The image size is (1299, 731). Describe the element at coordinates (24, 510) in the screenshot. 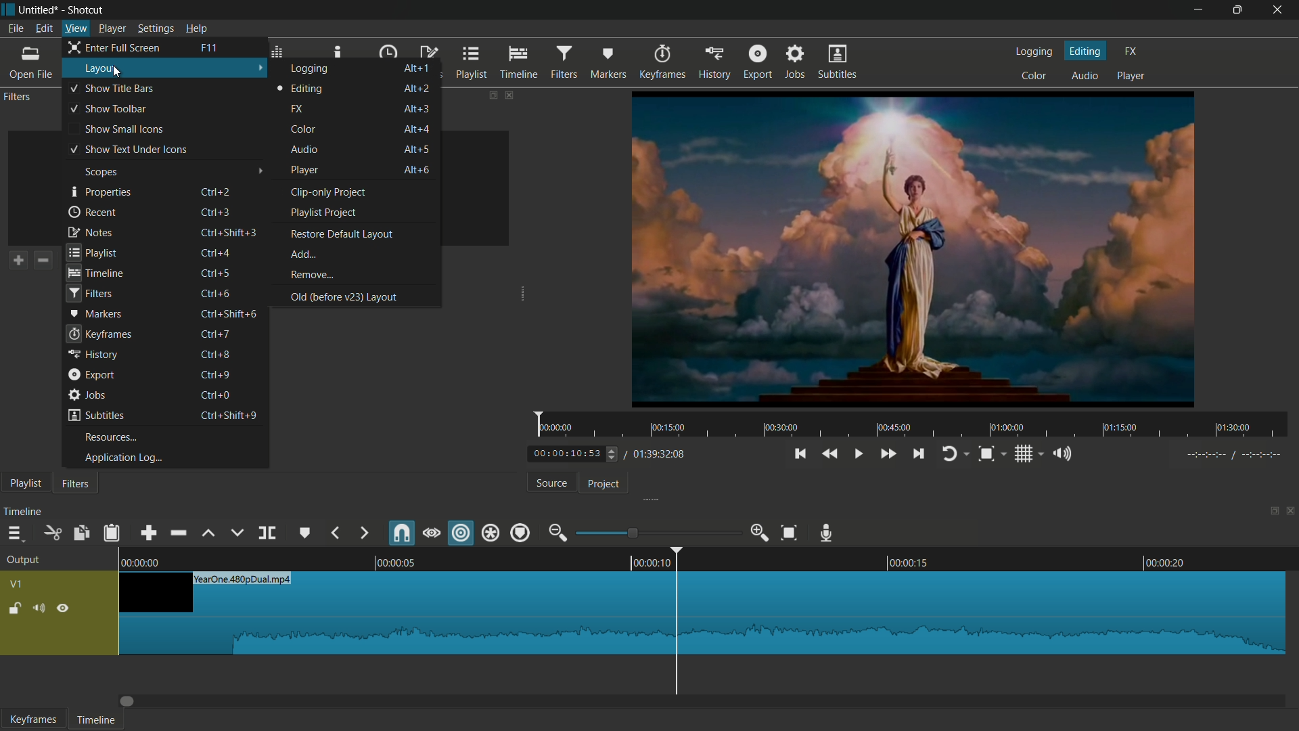

I see `timeline` at that location.